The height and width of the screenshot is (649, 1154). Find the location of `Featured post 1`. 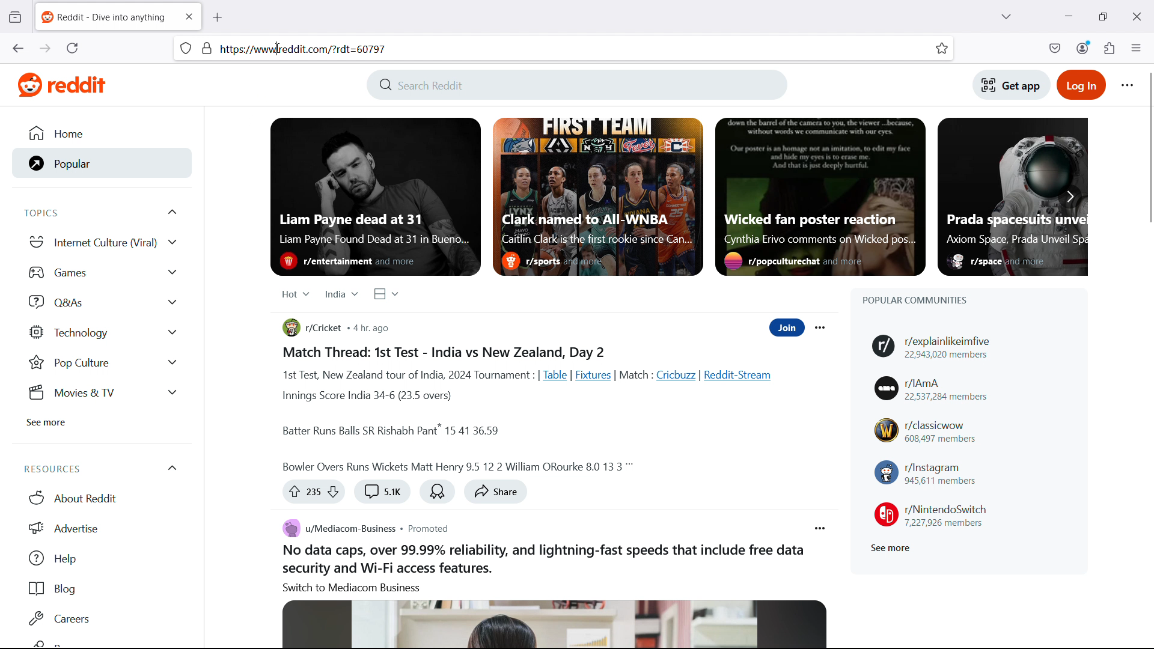

Featured post 1 is located at coordinates (375, 197).